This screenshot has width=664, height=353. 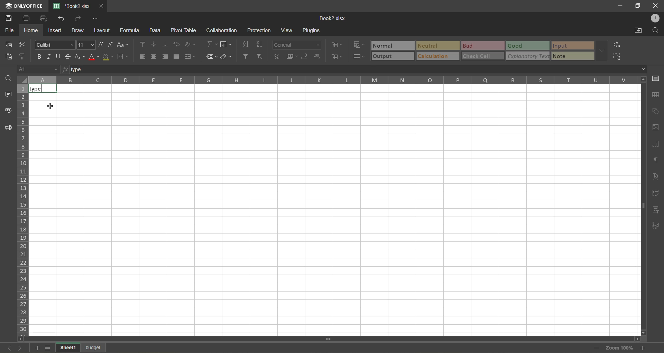 I want to click on save, so click(x=9, y=18).